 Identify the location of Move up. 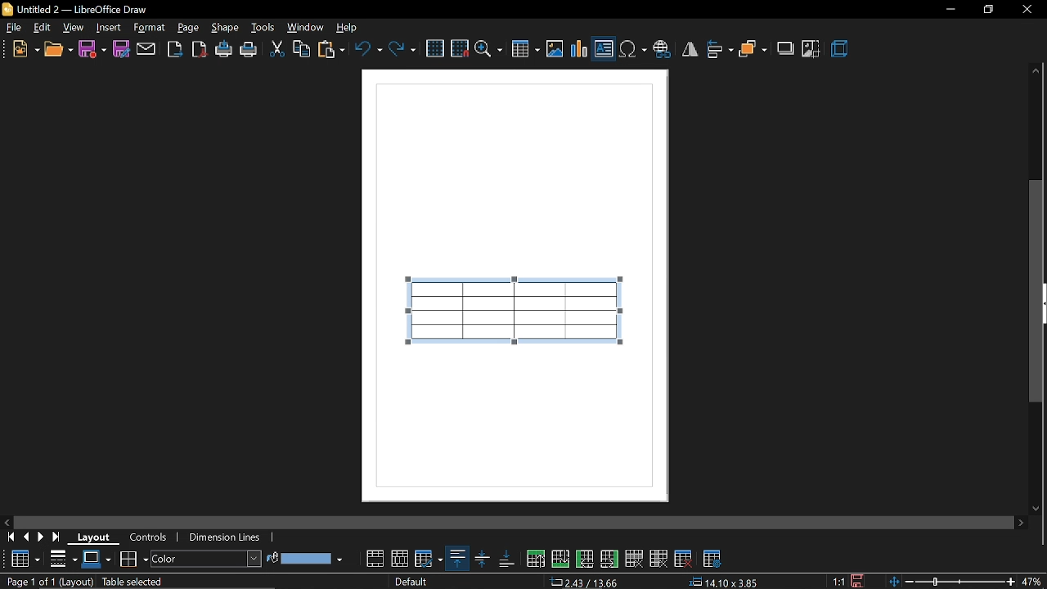
(1036, 69).